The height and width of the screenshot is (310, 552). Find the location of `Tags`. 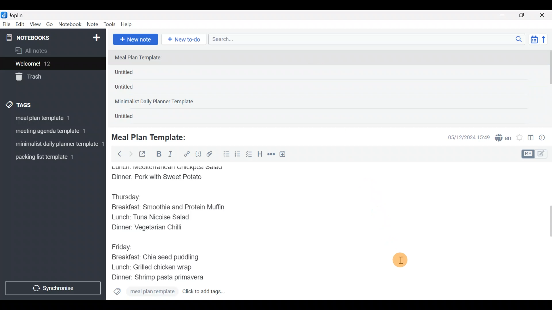

Tags is located at coordinates (32, 104).